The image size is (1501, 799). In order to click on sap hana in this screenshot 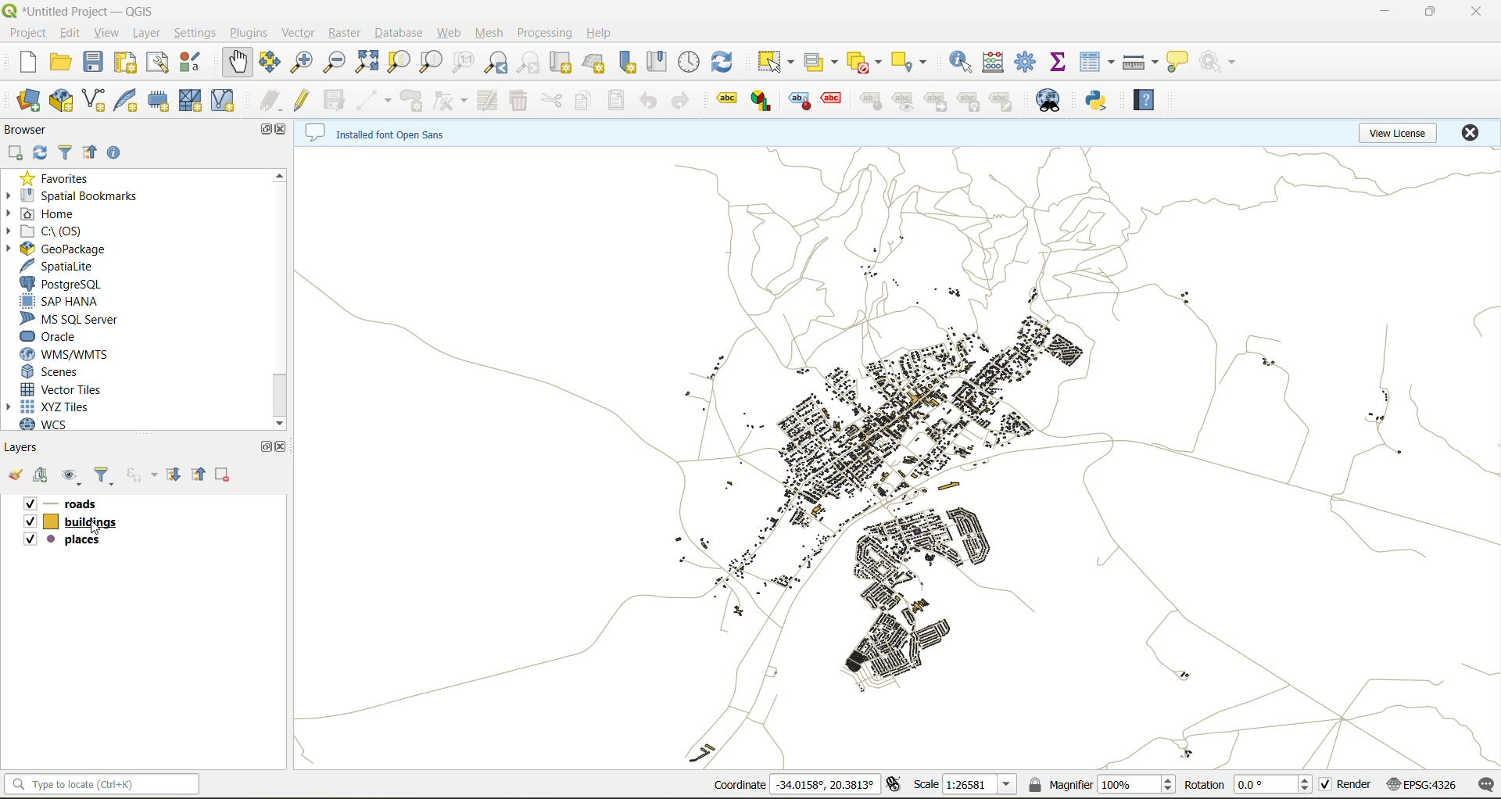, I will do `click(74, 301)`.